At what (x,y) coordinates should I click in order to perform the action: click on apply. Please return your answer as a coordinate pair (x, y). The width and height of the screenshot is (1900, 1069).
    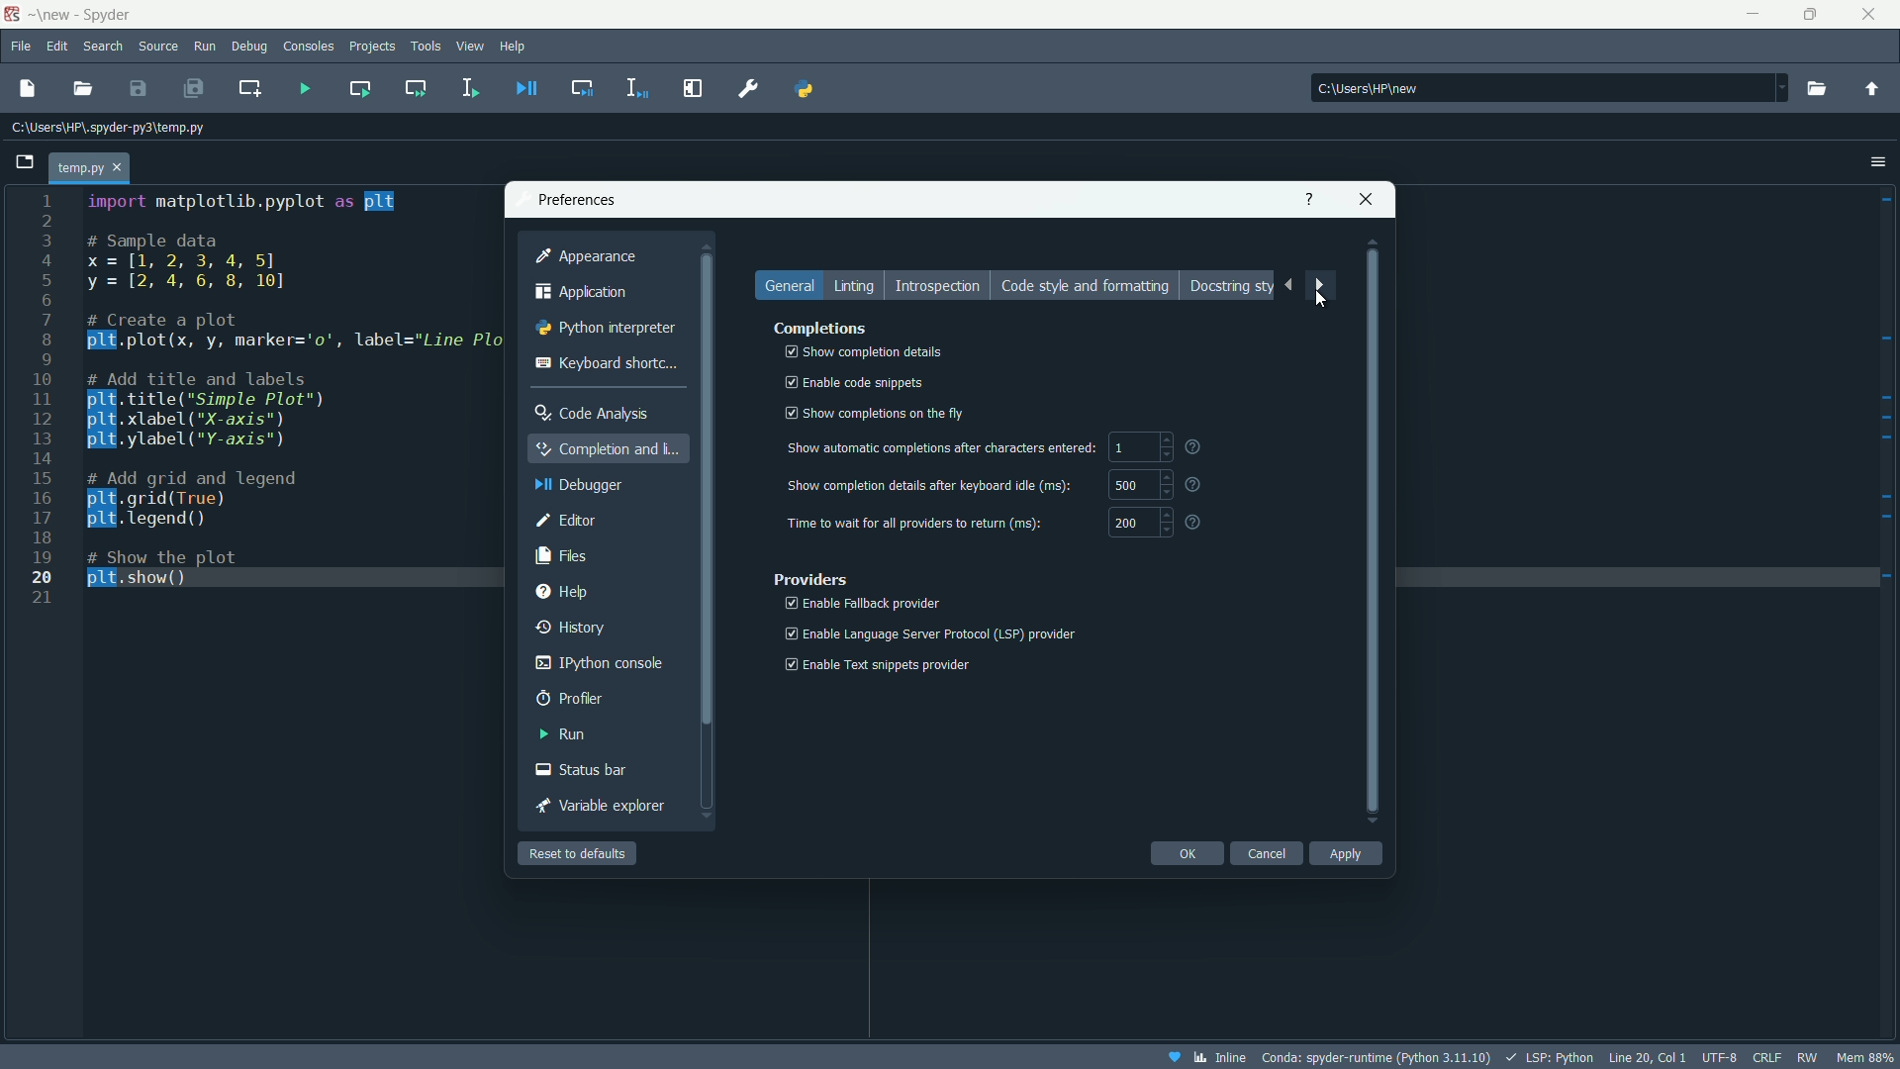
    Looking at the image, I should click on (1346, 854).